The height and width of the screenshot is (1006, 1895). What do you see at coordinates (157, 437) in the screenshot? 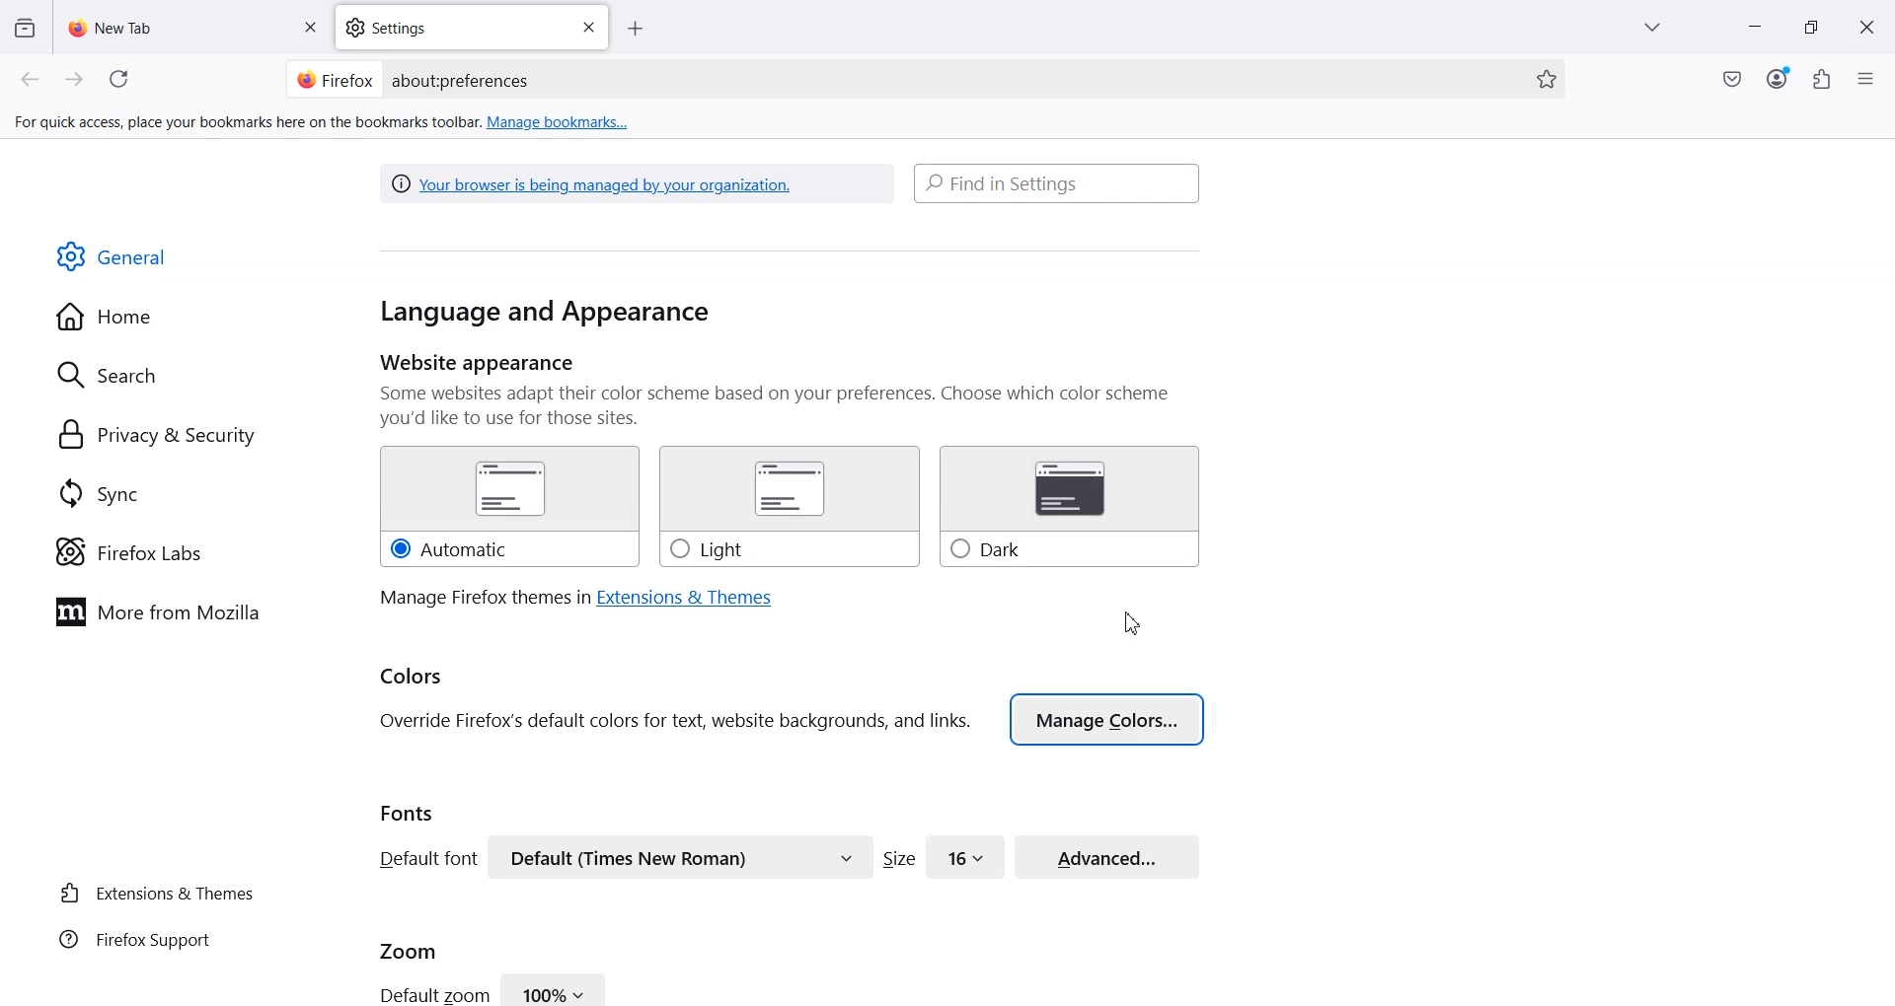
I see `8 Privacy & Security` at bounding box center [157, 437].